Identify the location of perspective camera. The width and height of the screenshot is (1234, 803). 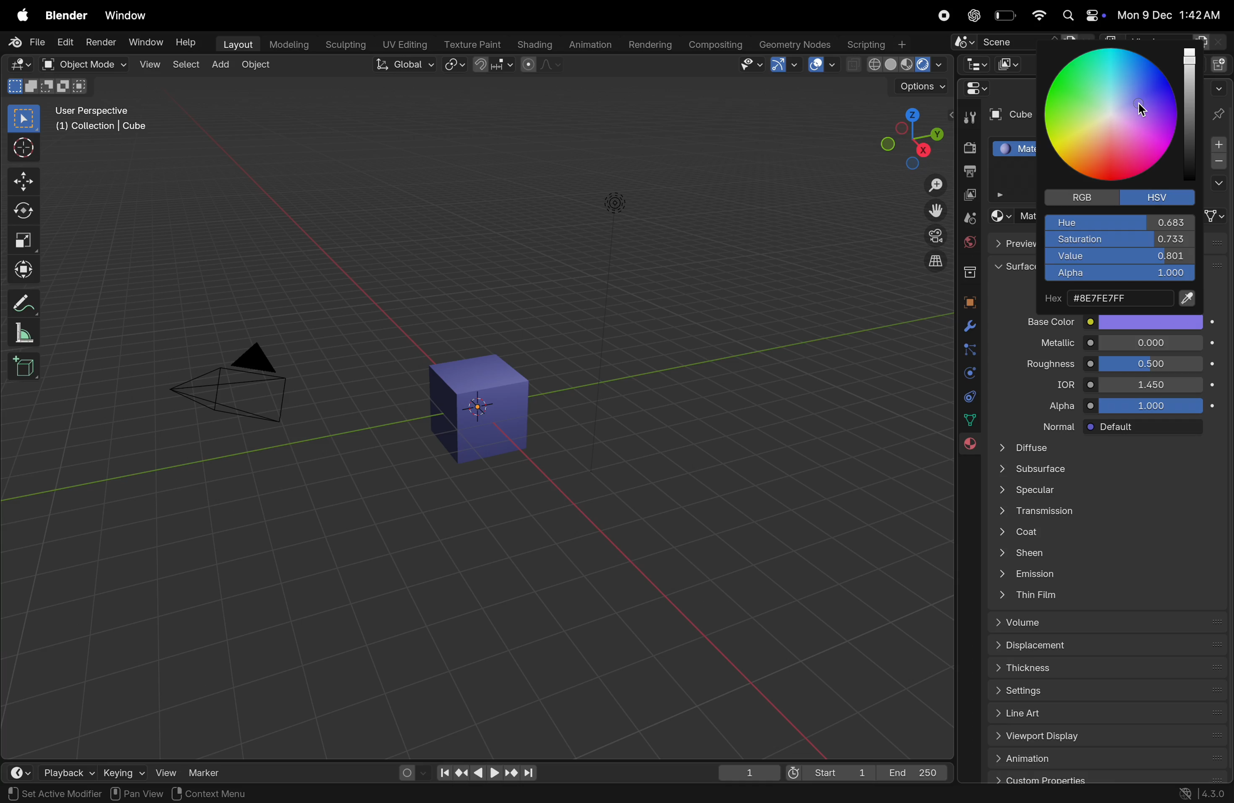
(235, 385).